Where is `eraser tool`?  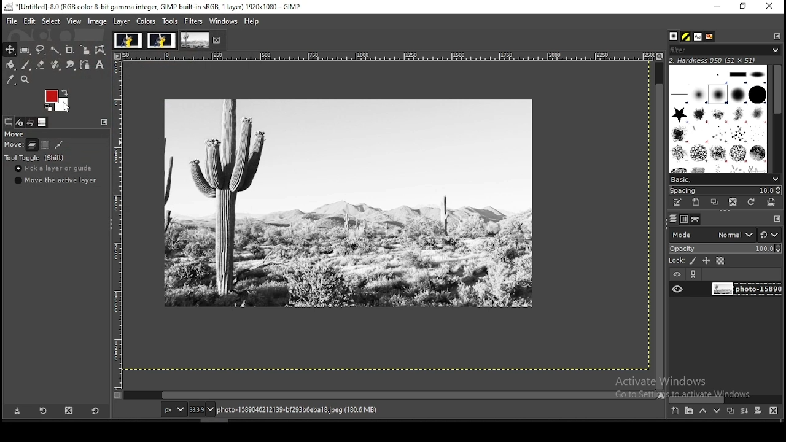 eraser tool is located at coordinates (41, 65).